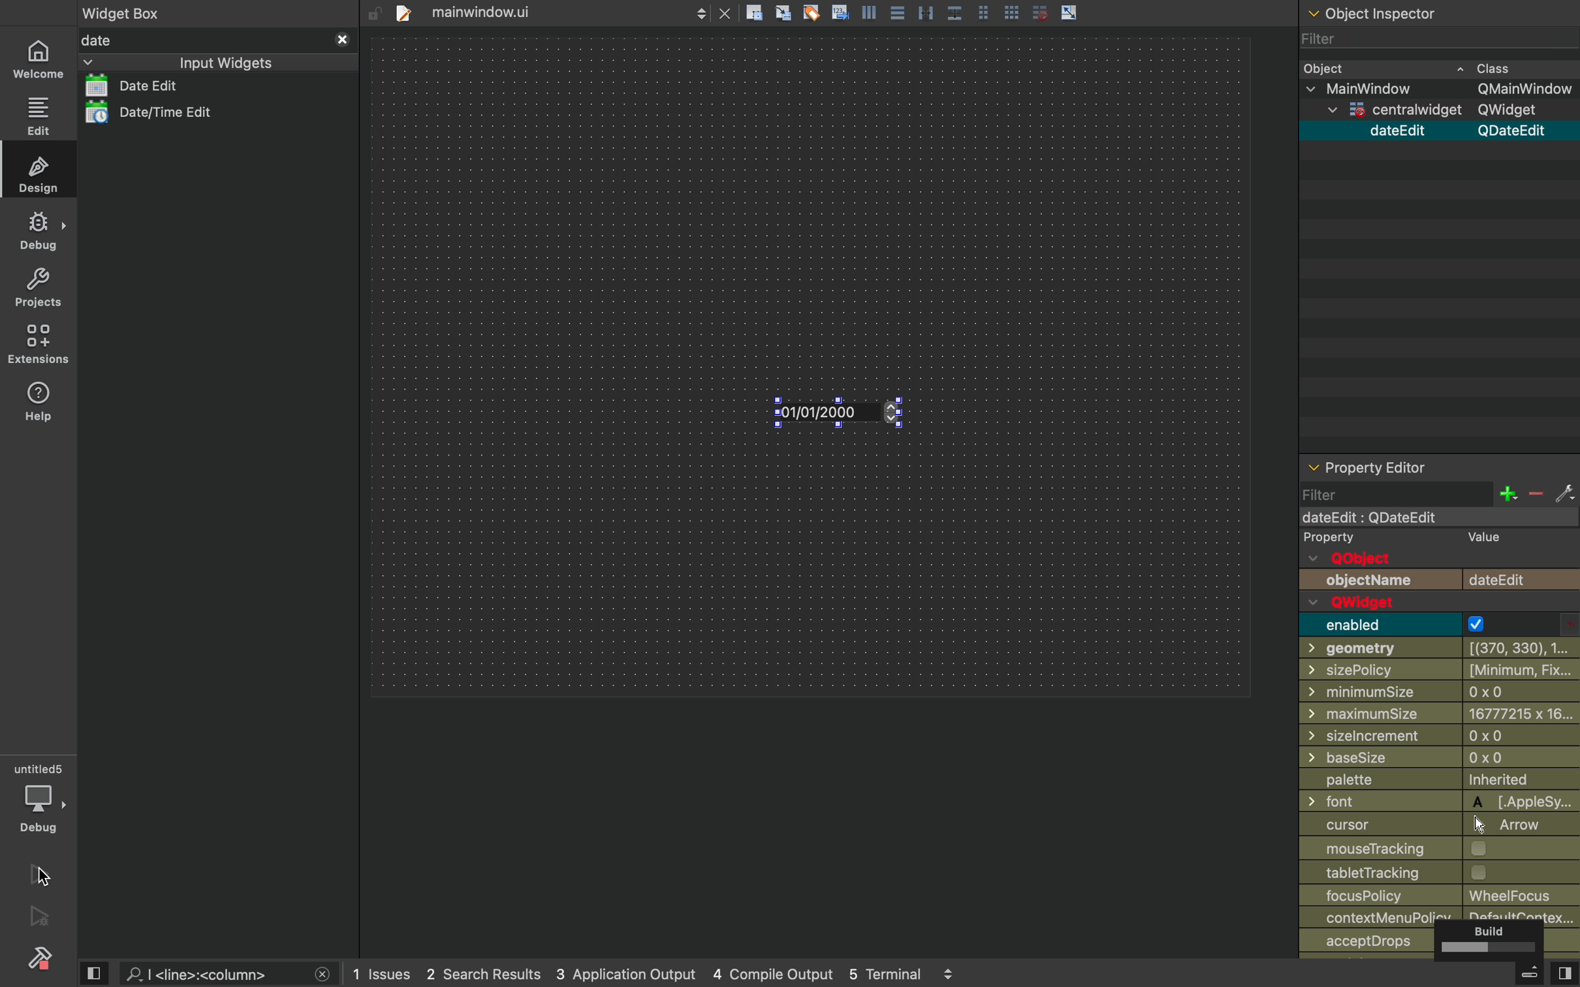 This screenshot has height=987, width=1580. Describe the element at coordinates (176, 113) in the screenshot. I see `date/time edit` at that location.